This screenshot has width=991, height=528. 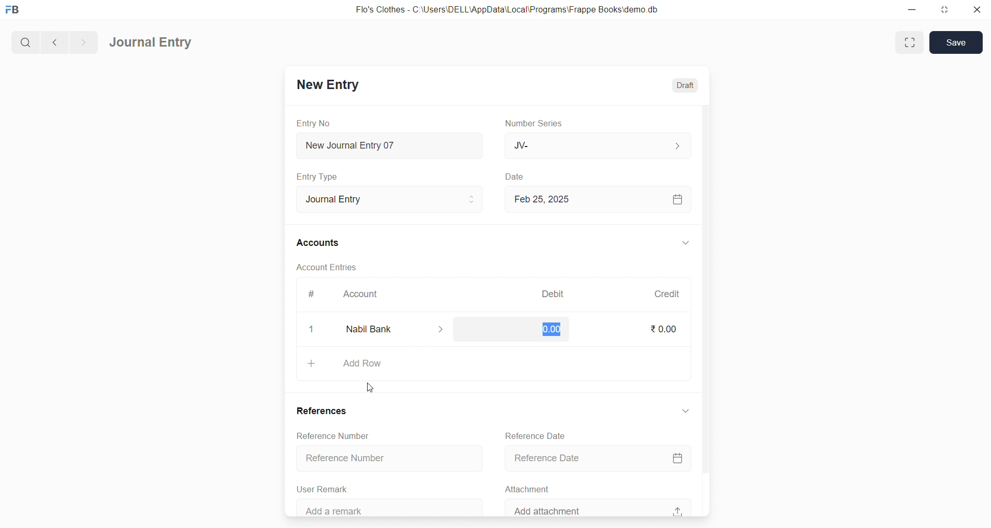 I want to click on User Remark, so click(x=325, y=487).